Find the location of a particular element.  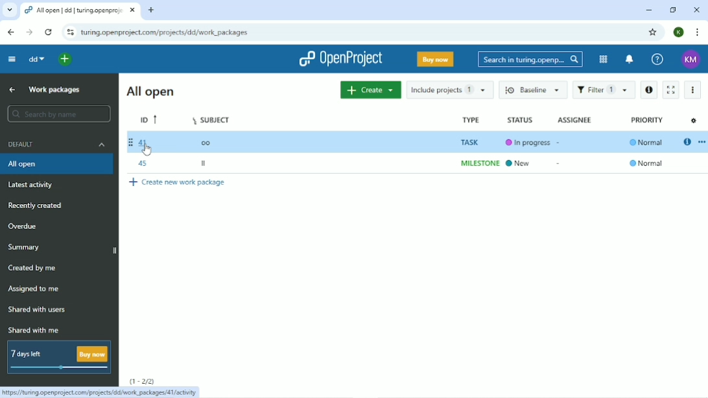

Back is located at coordinates (10, 31).